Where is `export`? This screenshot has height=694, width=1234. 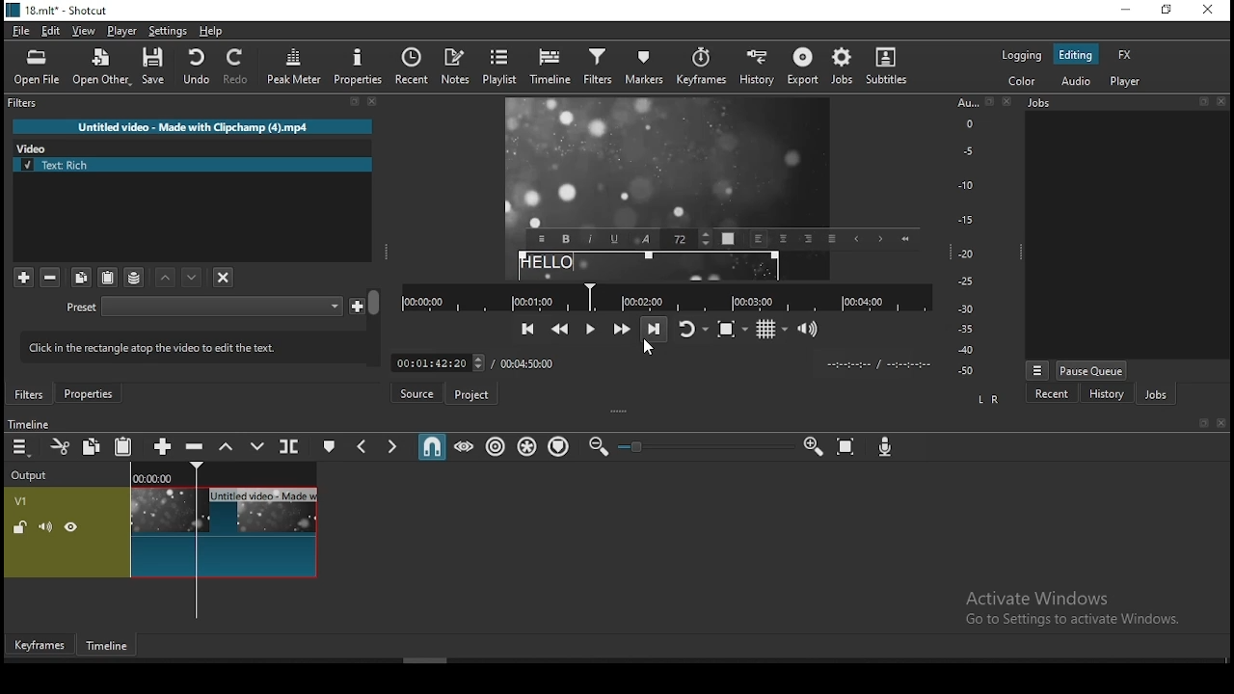 export is located at coordinates (801, 69).